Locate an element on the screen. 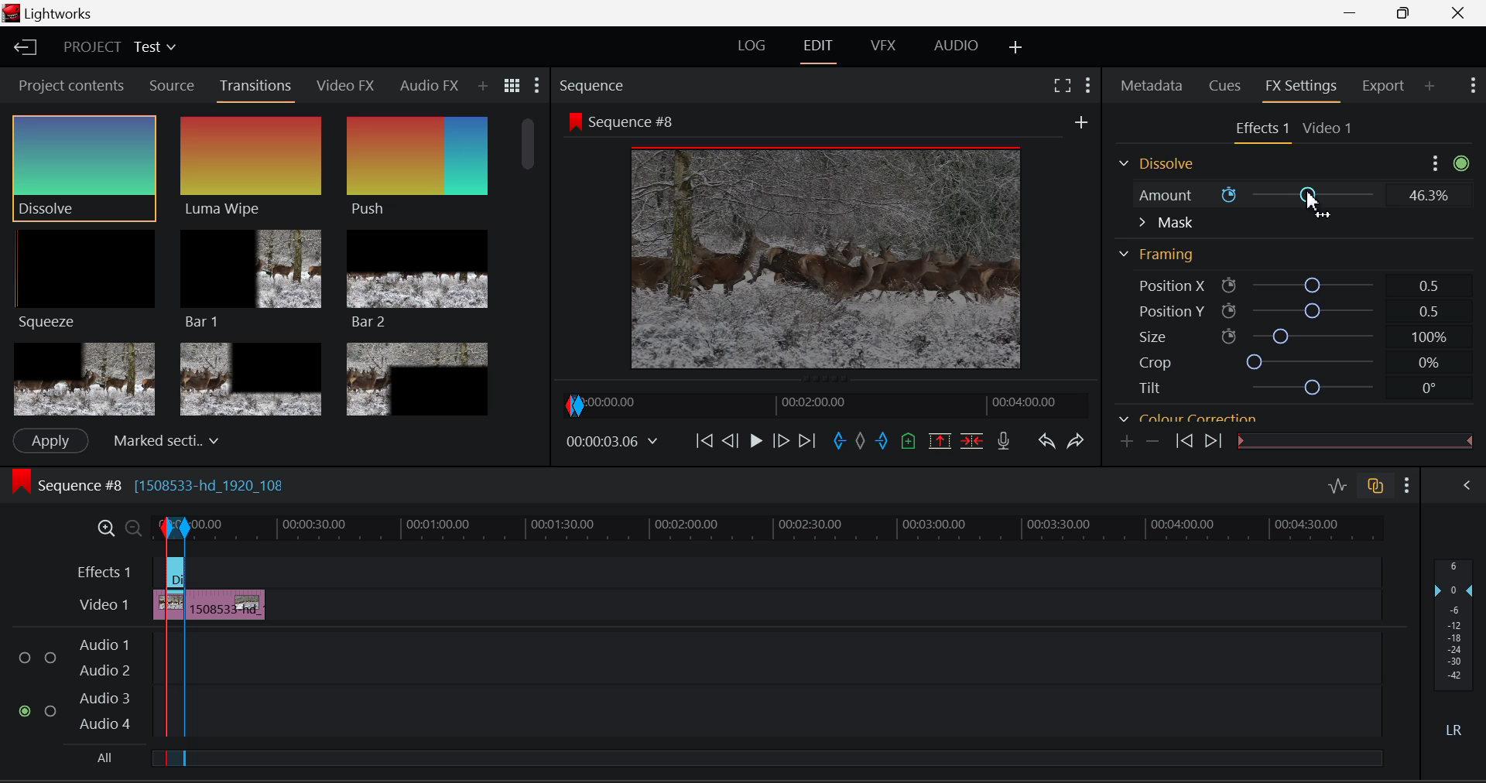 The height and width of the screenshot is (783, 1486). Dissolve Section is located at coordinates (1161, 165).